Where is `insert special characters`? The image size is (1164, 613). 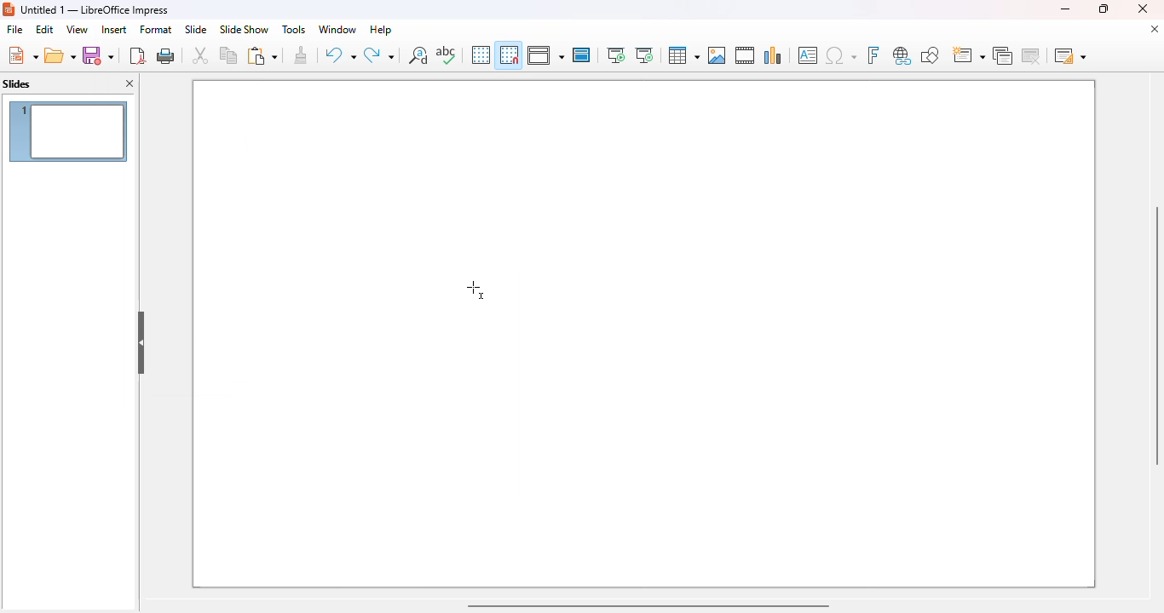 insert special characters is located at coordinates (841, 55).